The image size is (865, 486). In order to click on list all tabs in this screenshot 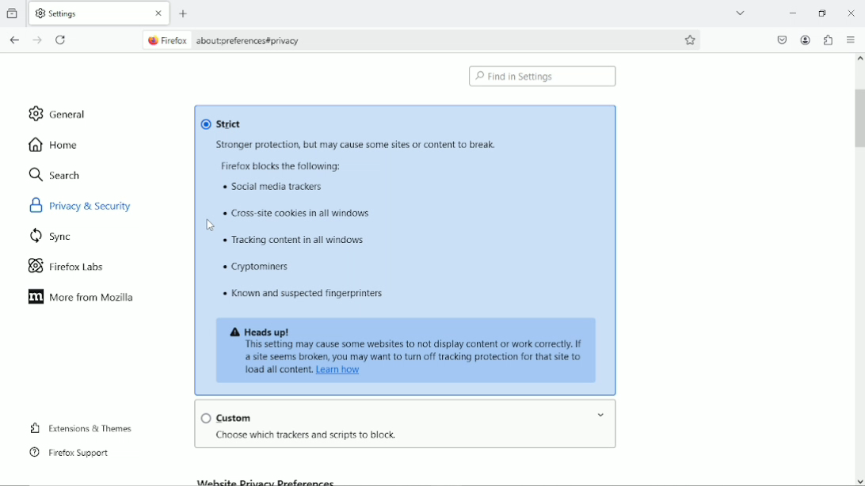, I will do `click(740, 12)`.